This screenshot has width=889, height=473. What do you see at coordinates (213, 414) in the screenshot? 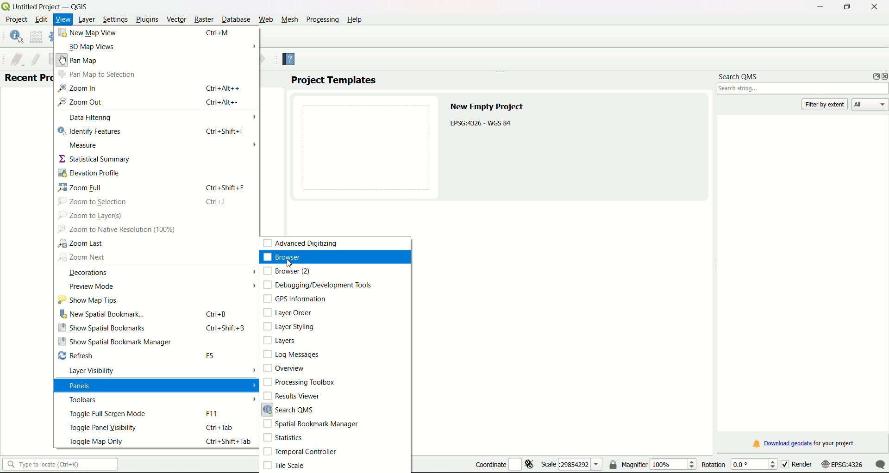
I see `F11` at bounding box center [213, 414].